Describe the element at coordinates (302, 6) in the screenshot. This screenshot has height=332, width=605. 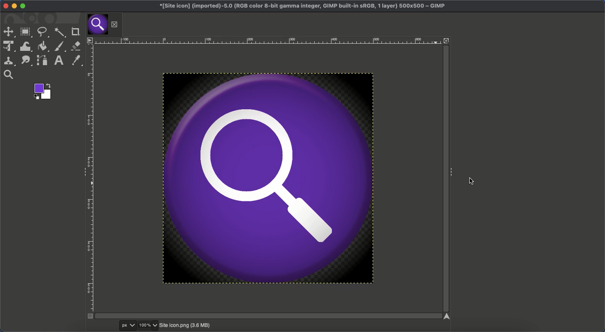
I see `Project GIMP` at that location.